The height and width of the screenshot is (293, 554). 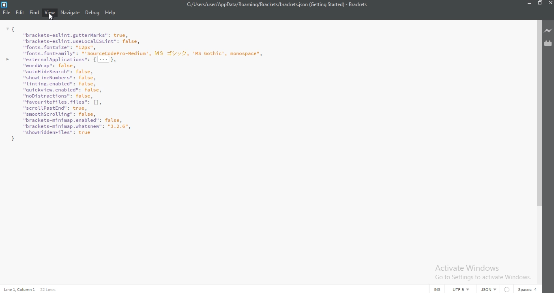 I want to click on Live preview, so click(x=549, y=30).